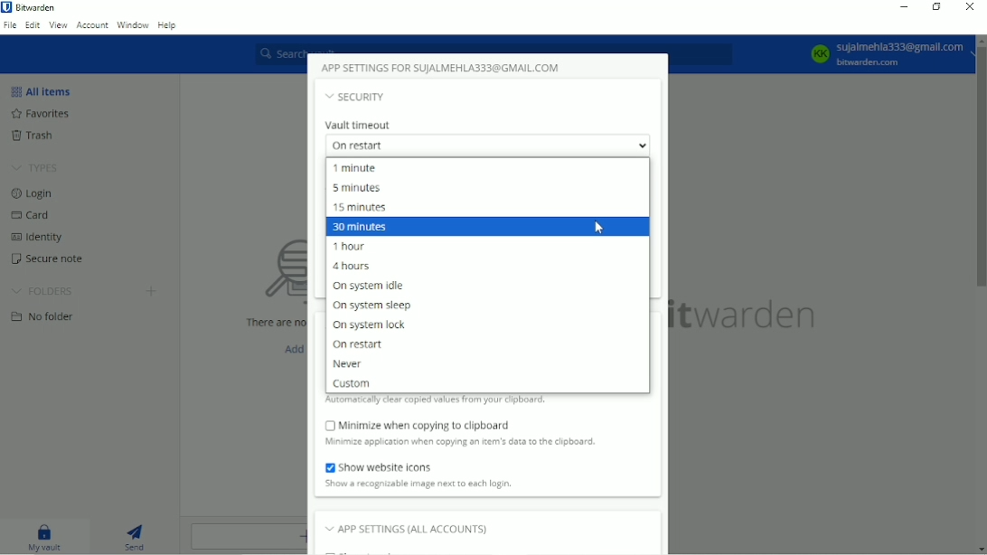 This screenshot has height=555, width=987. I want to click on All items, so click(42, 90).